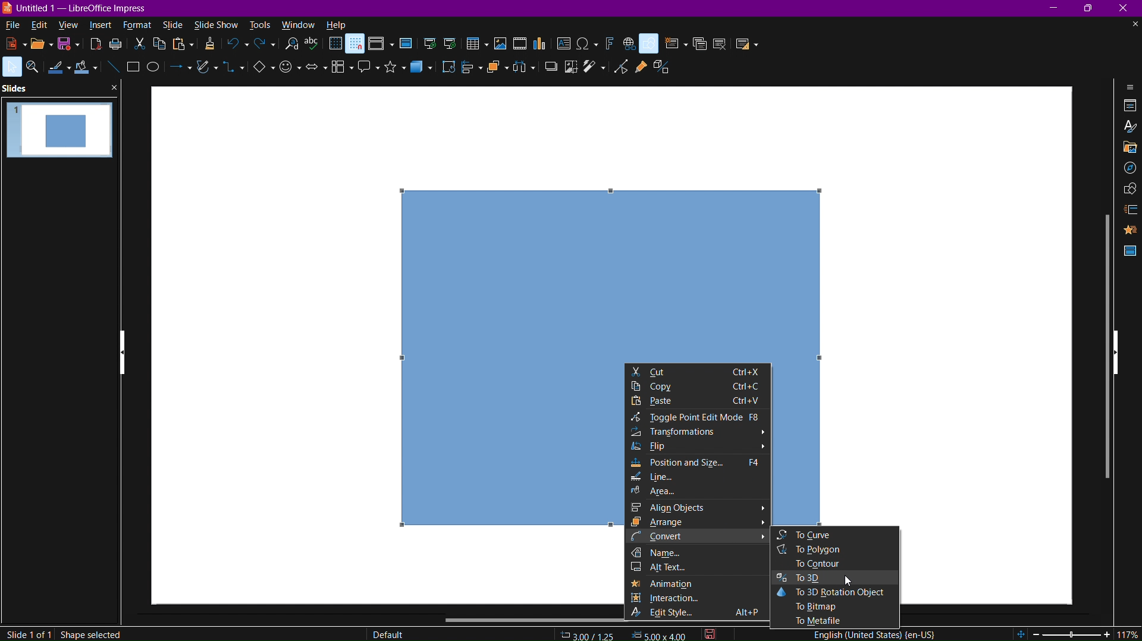 This screenshot has height=641, width=1142. I want to click on To Bitmap, so click(837, 608).